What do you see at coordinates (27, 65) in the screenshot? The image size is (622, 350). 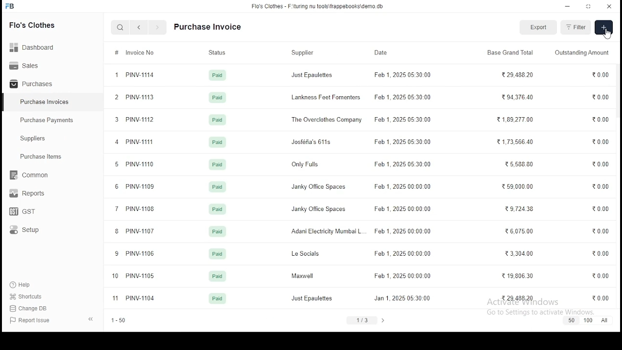 I see `Sales` at bounding box center [27, 65].